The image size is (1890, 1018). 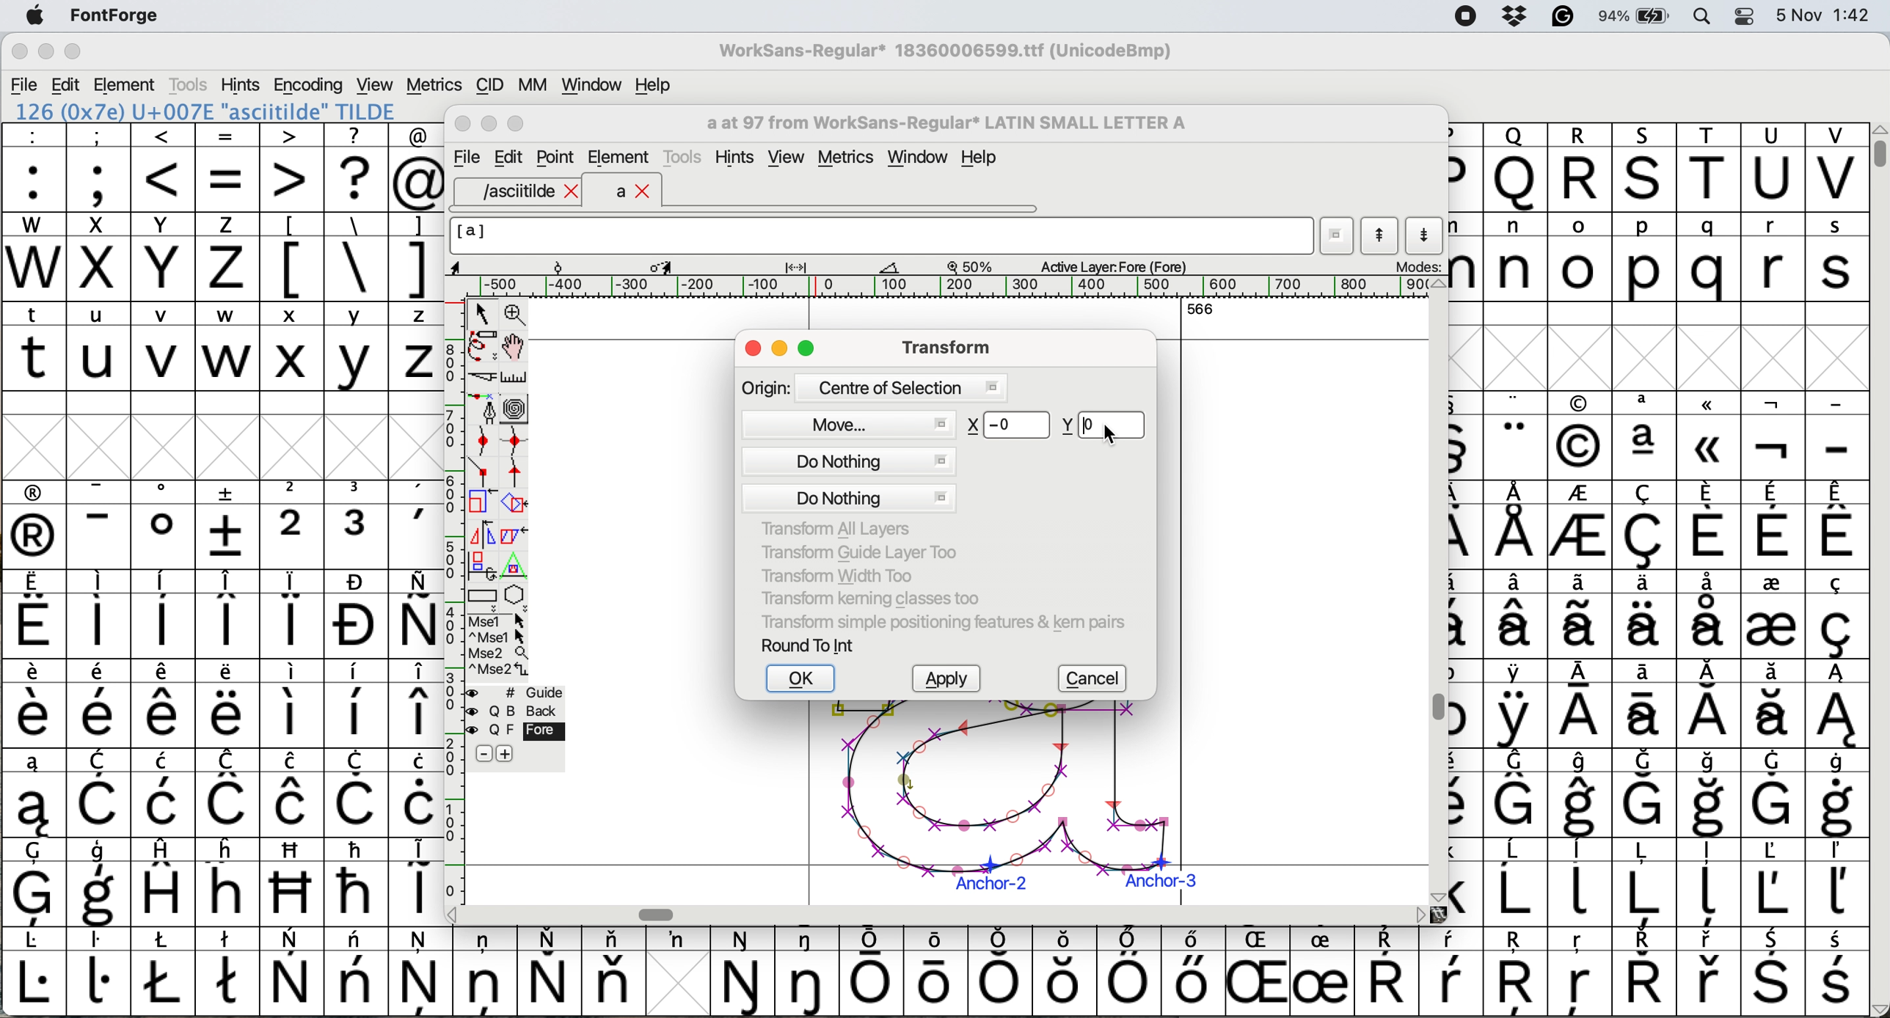 What do you see at coordinates (293, 257) in the screenshot?
I see `[` at bounding box center [293, 257].